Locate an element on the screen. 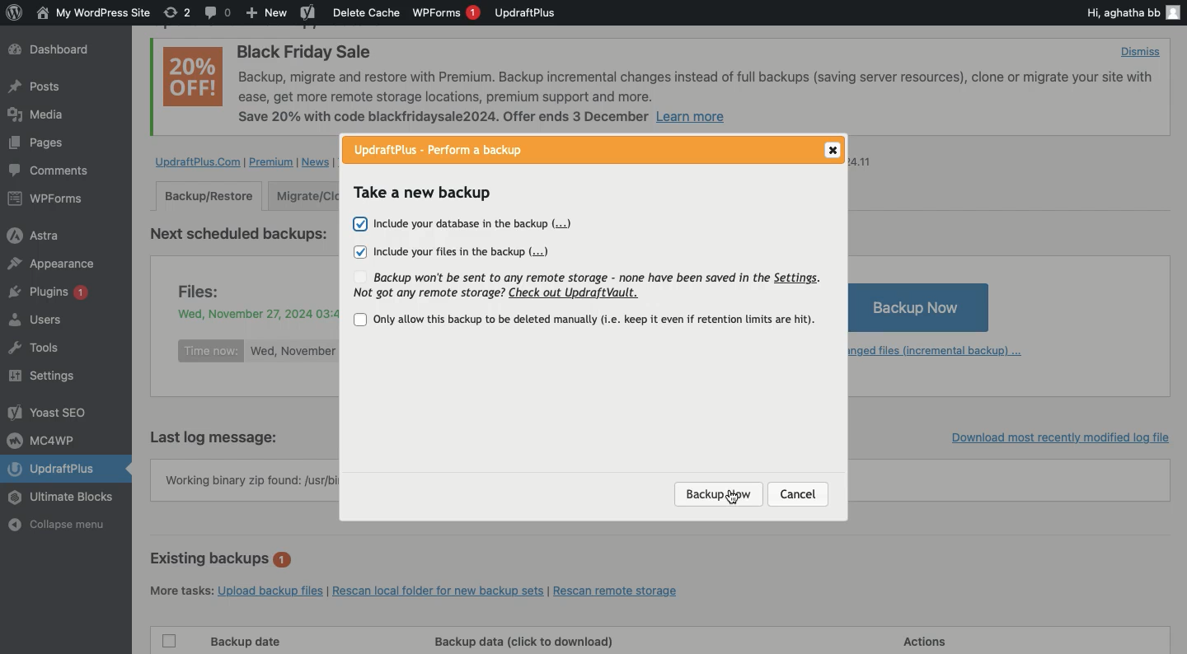 This screenshot has width=1187, height=654. Yoast is located at coordinates (307, 14).